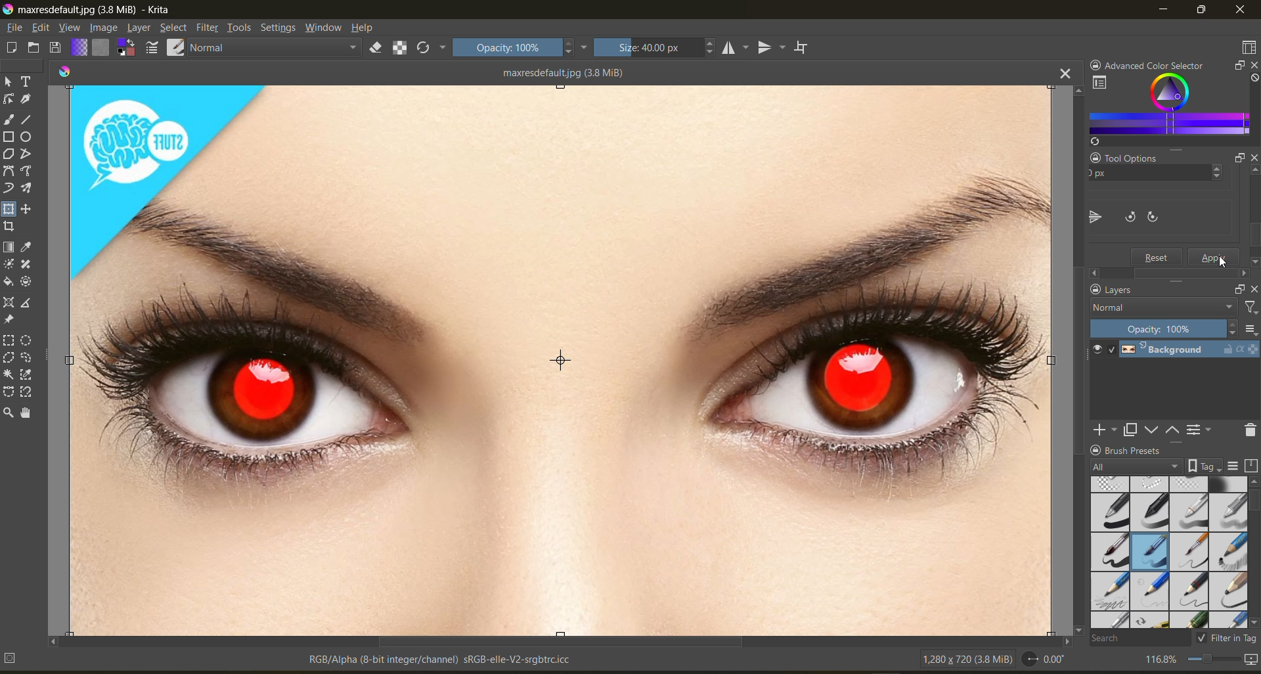 The height and width of the screenshot is (674, 1261). I want to click on Layers, so click(1144, 290).